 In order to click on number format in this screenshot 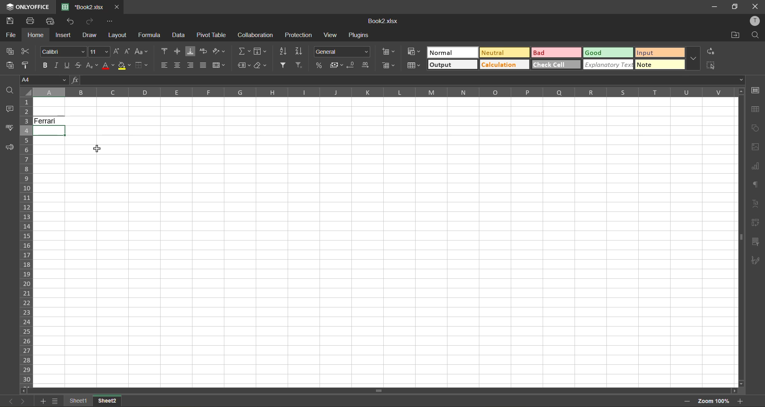, I will do `click(341, 51)`.